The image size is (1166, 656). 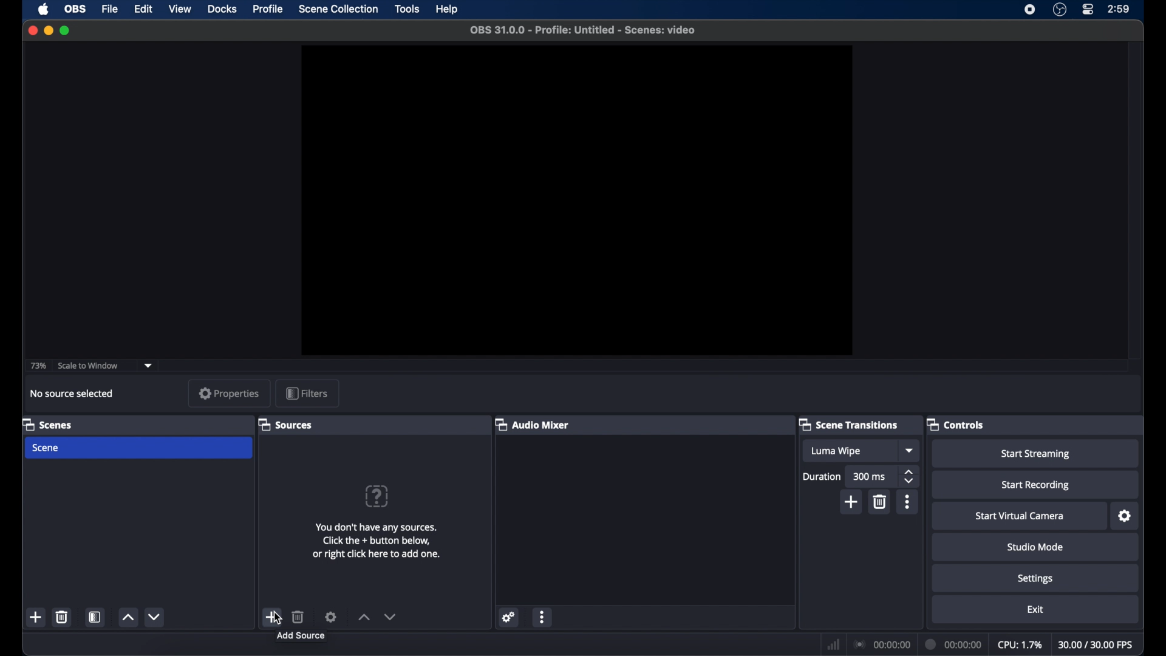 I want to click on stepper buttons, so click(x=910, y=476).